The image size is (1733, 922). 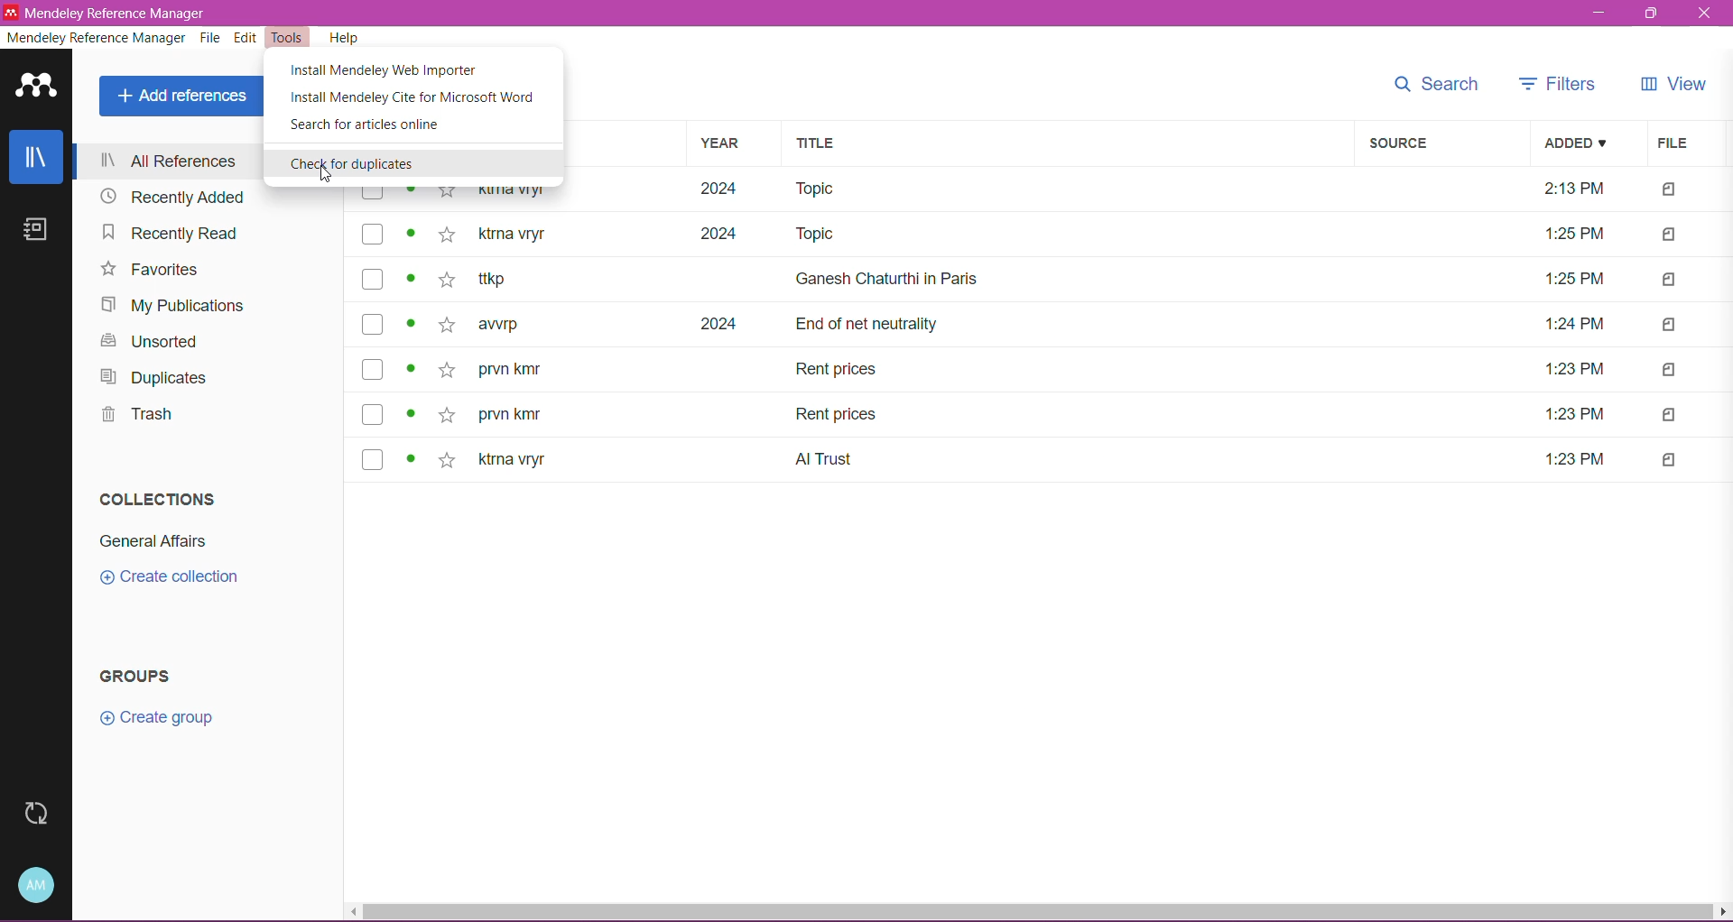 I want to click on file, so click(x=1669, y=281).